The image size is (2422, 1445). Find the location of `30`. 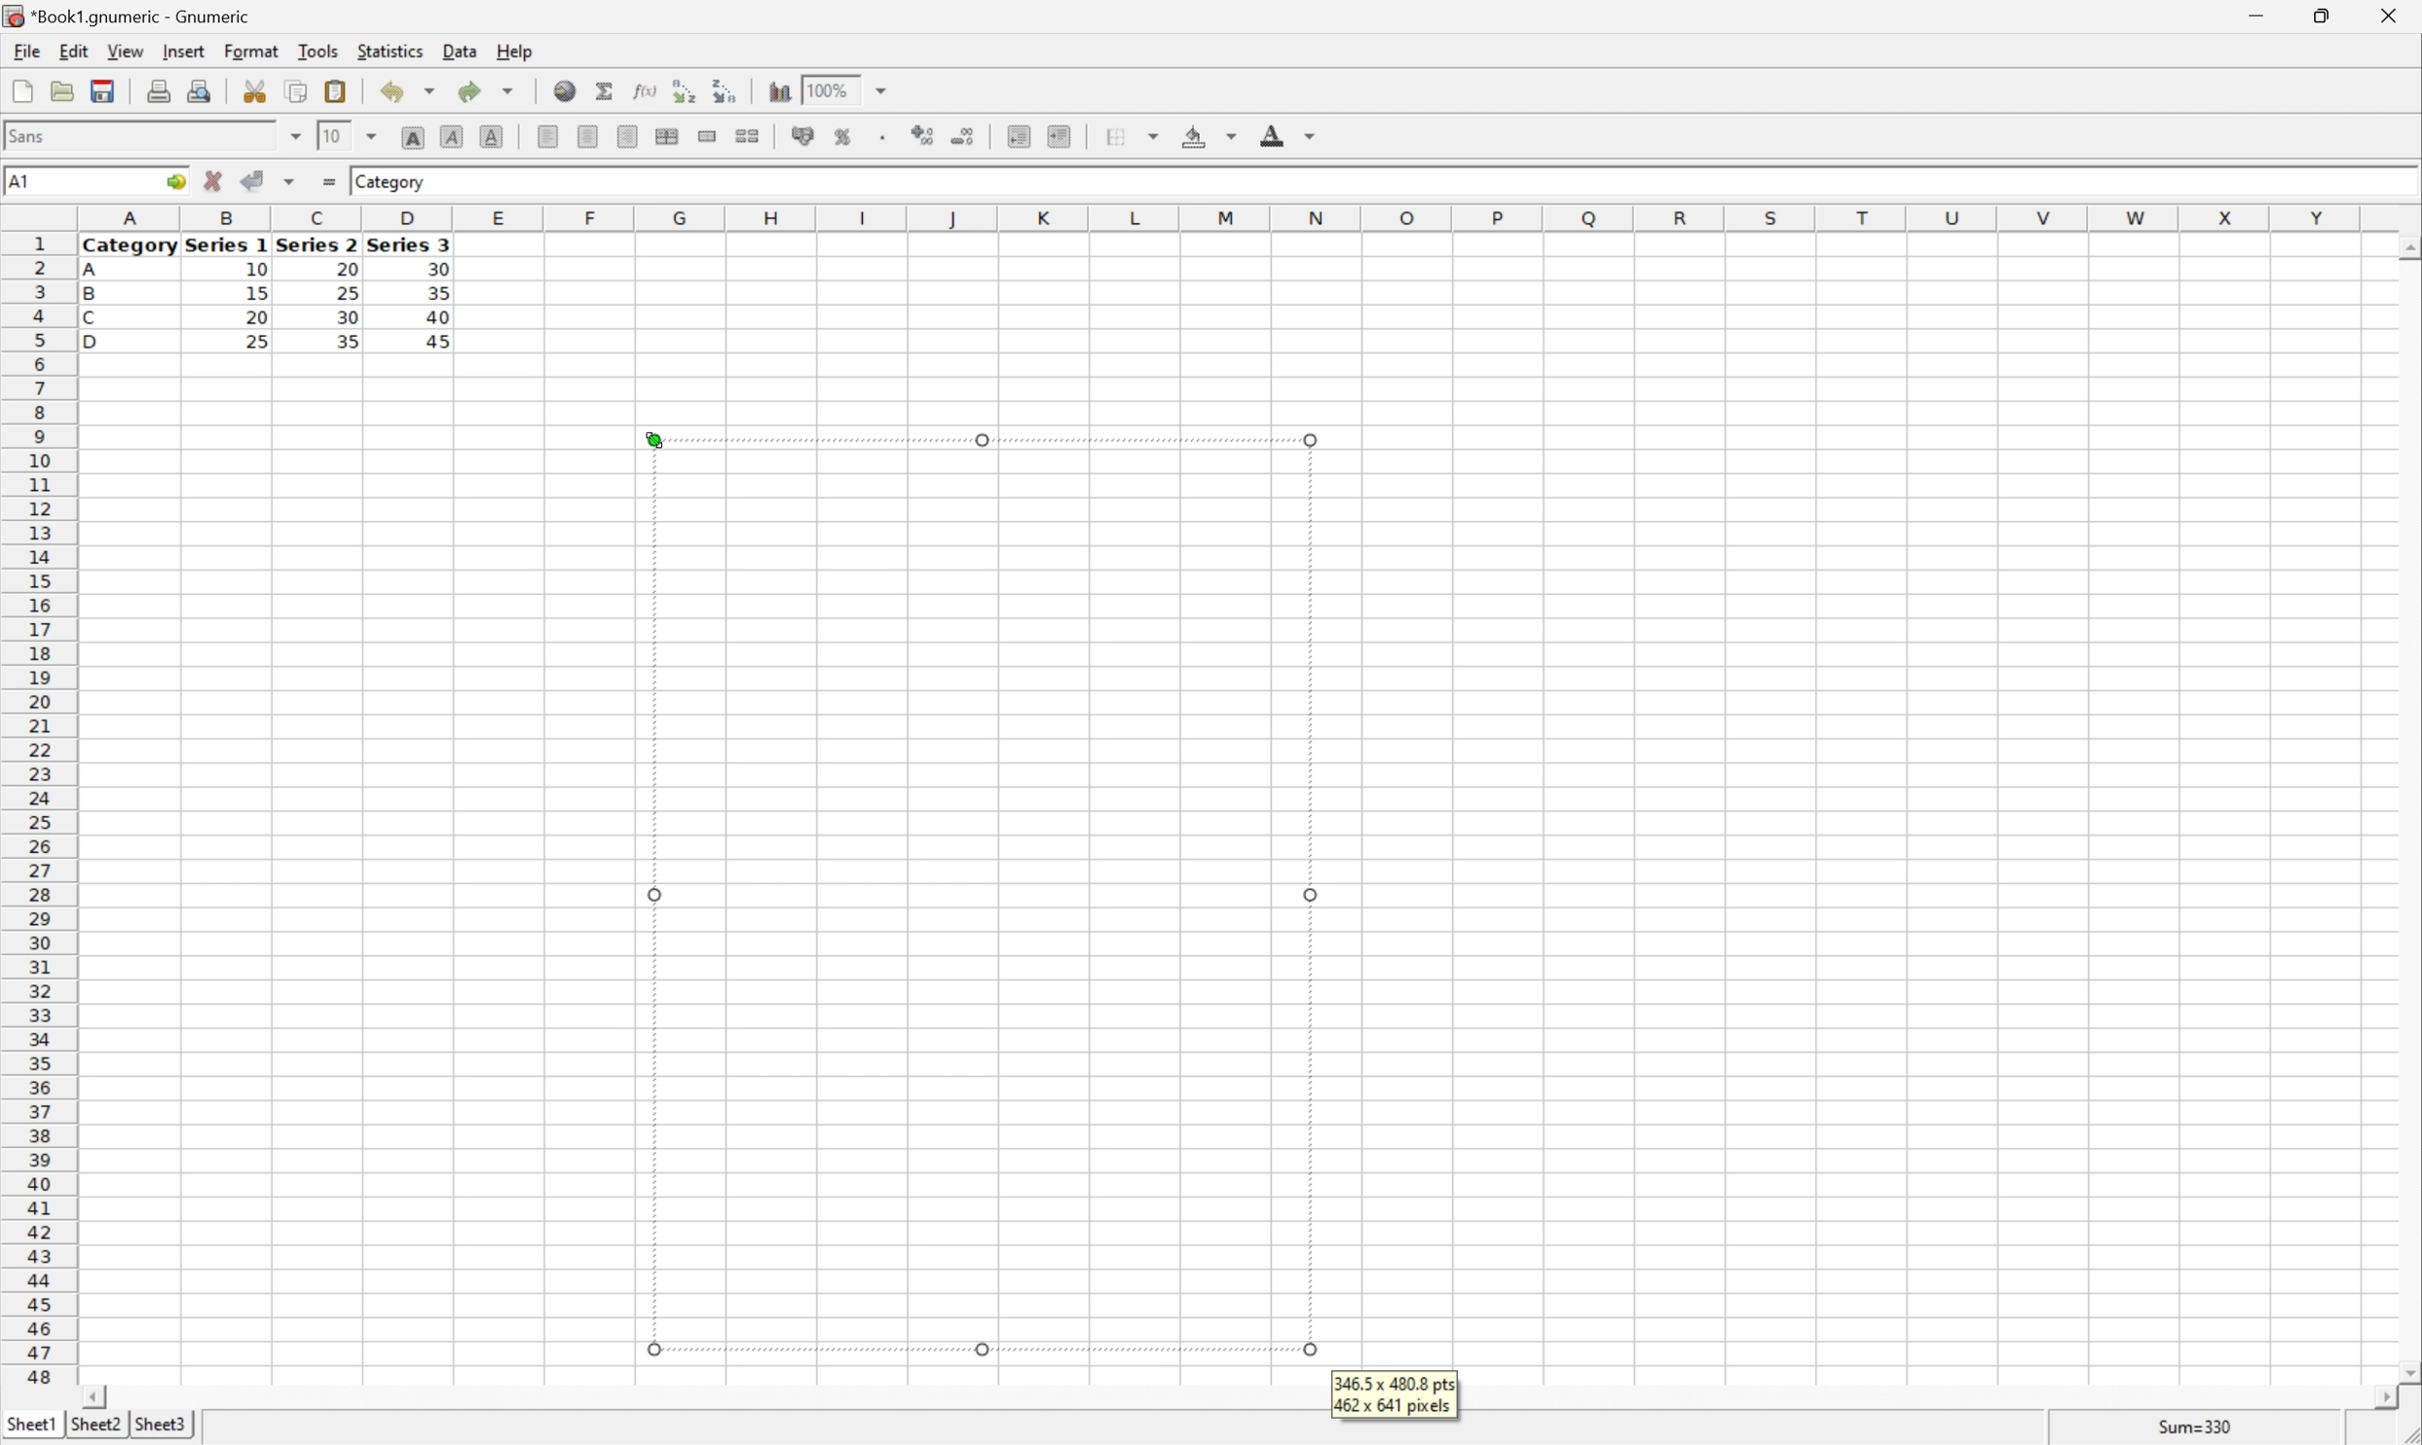

30 is located at coordinates (437, 269).